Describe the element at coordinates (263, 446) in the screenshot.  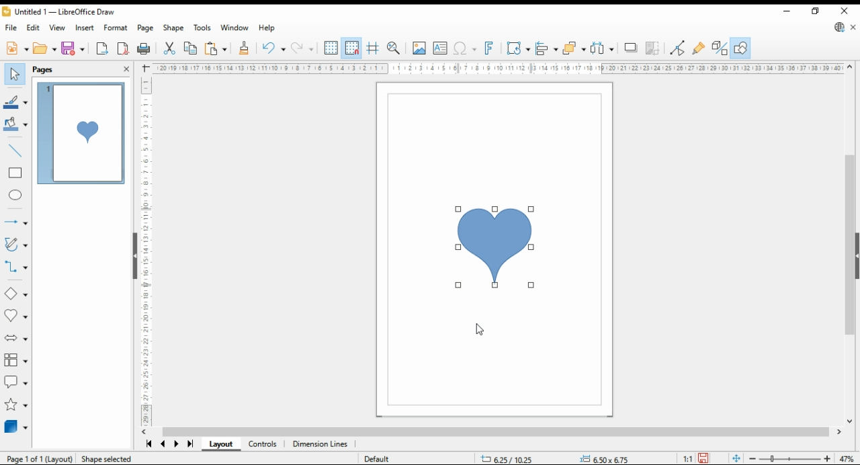
I see `controls` at that location.